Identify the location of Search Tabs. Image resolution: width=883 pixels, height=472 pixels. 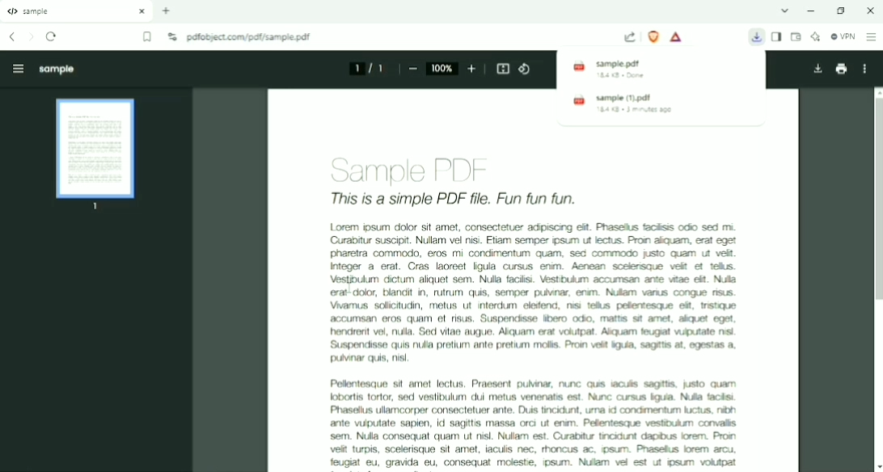
(785, 11).